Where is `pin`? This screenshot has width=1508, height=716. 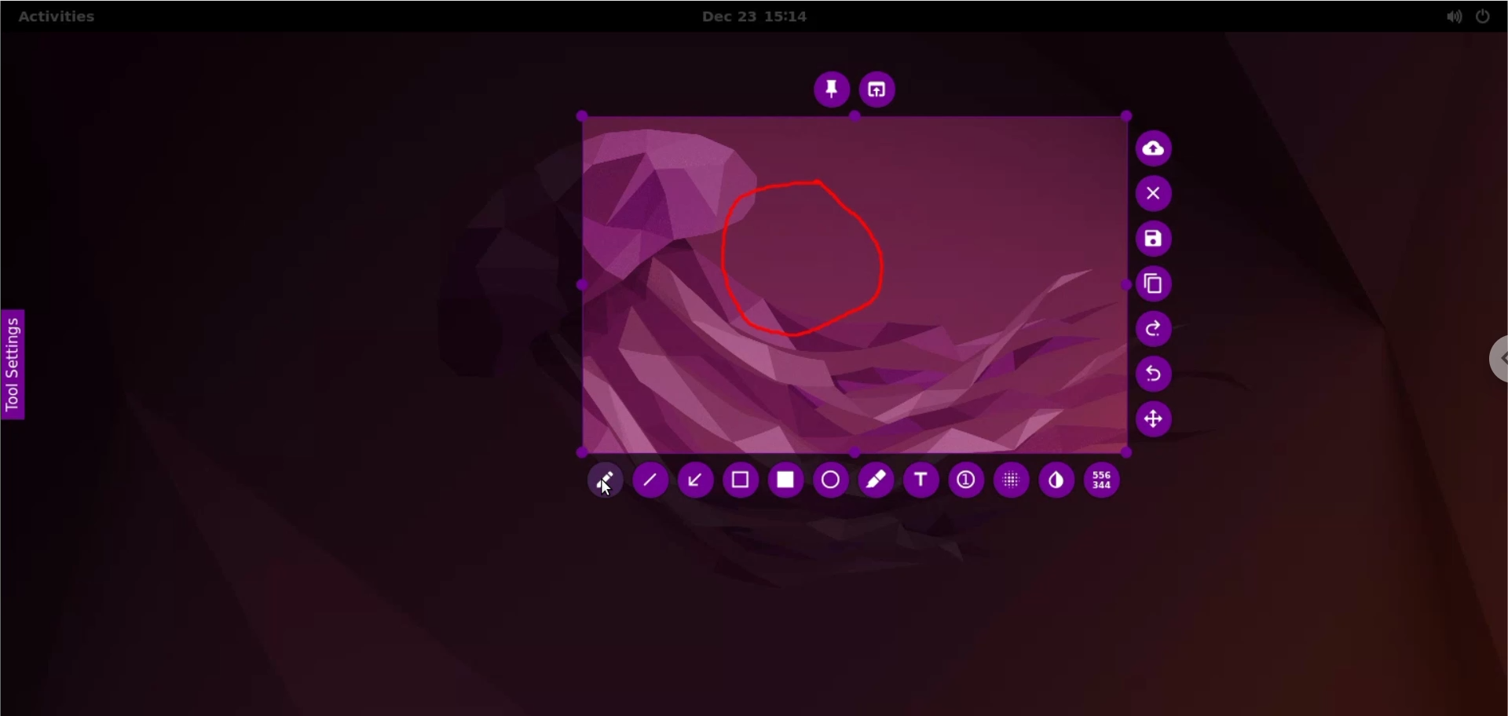 pin is located at coordinates (830, 89).